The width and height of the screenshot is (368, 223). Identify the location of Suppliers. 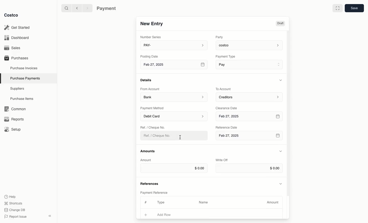
(17, 88).